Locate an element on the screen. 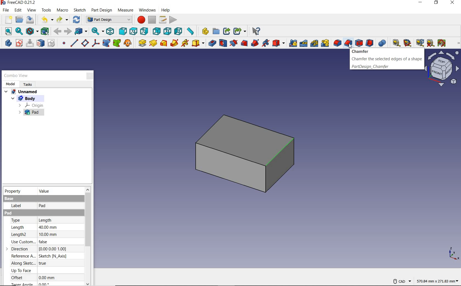 Image resolution: width=461 pixels, height=286 pixels. revolution is located at coordinates (153, 43).